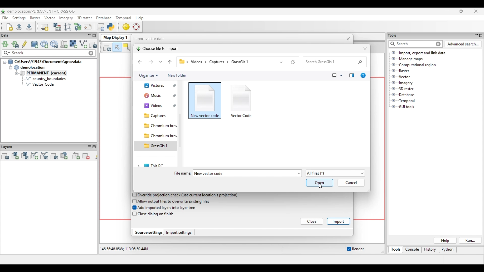 This screenshot has height=272, width=484. I want to click on grassgis, so click(243, 62).